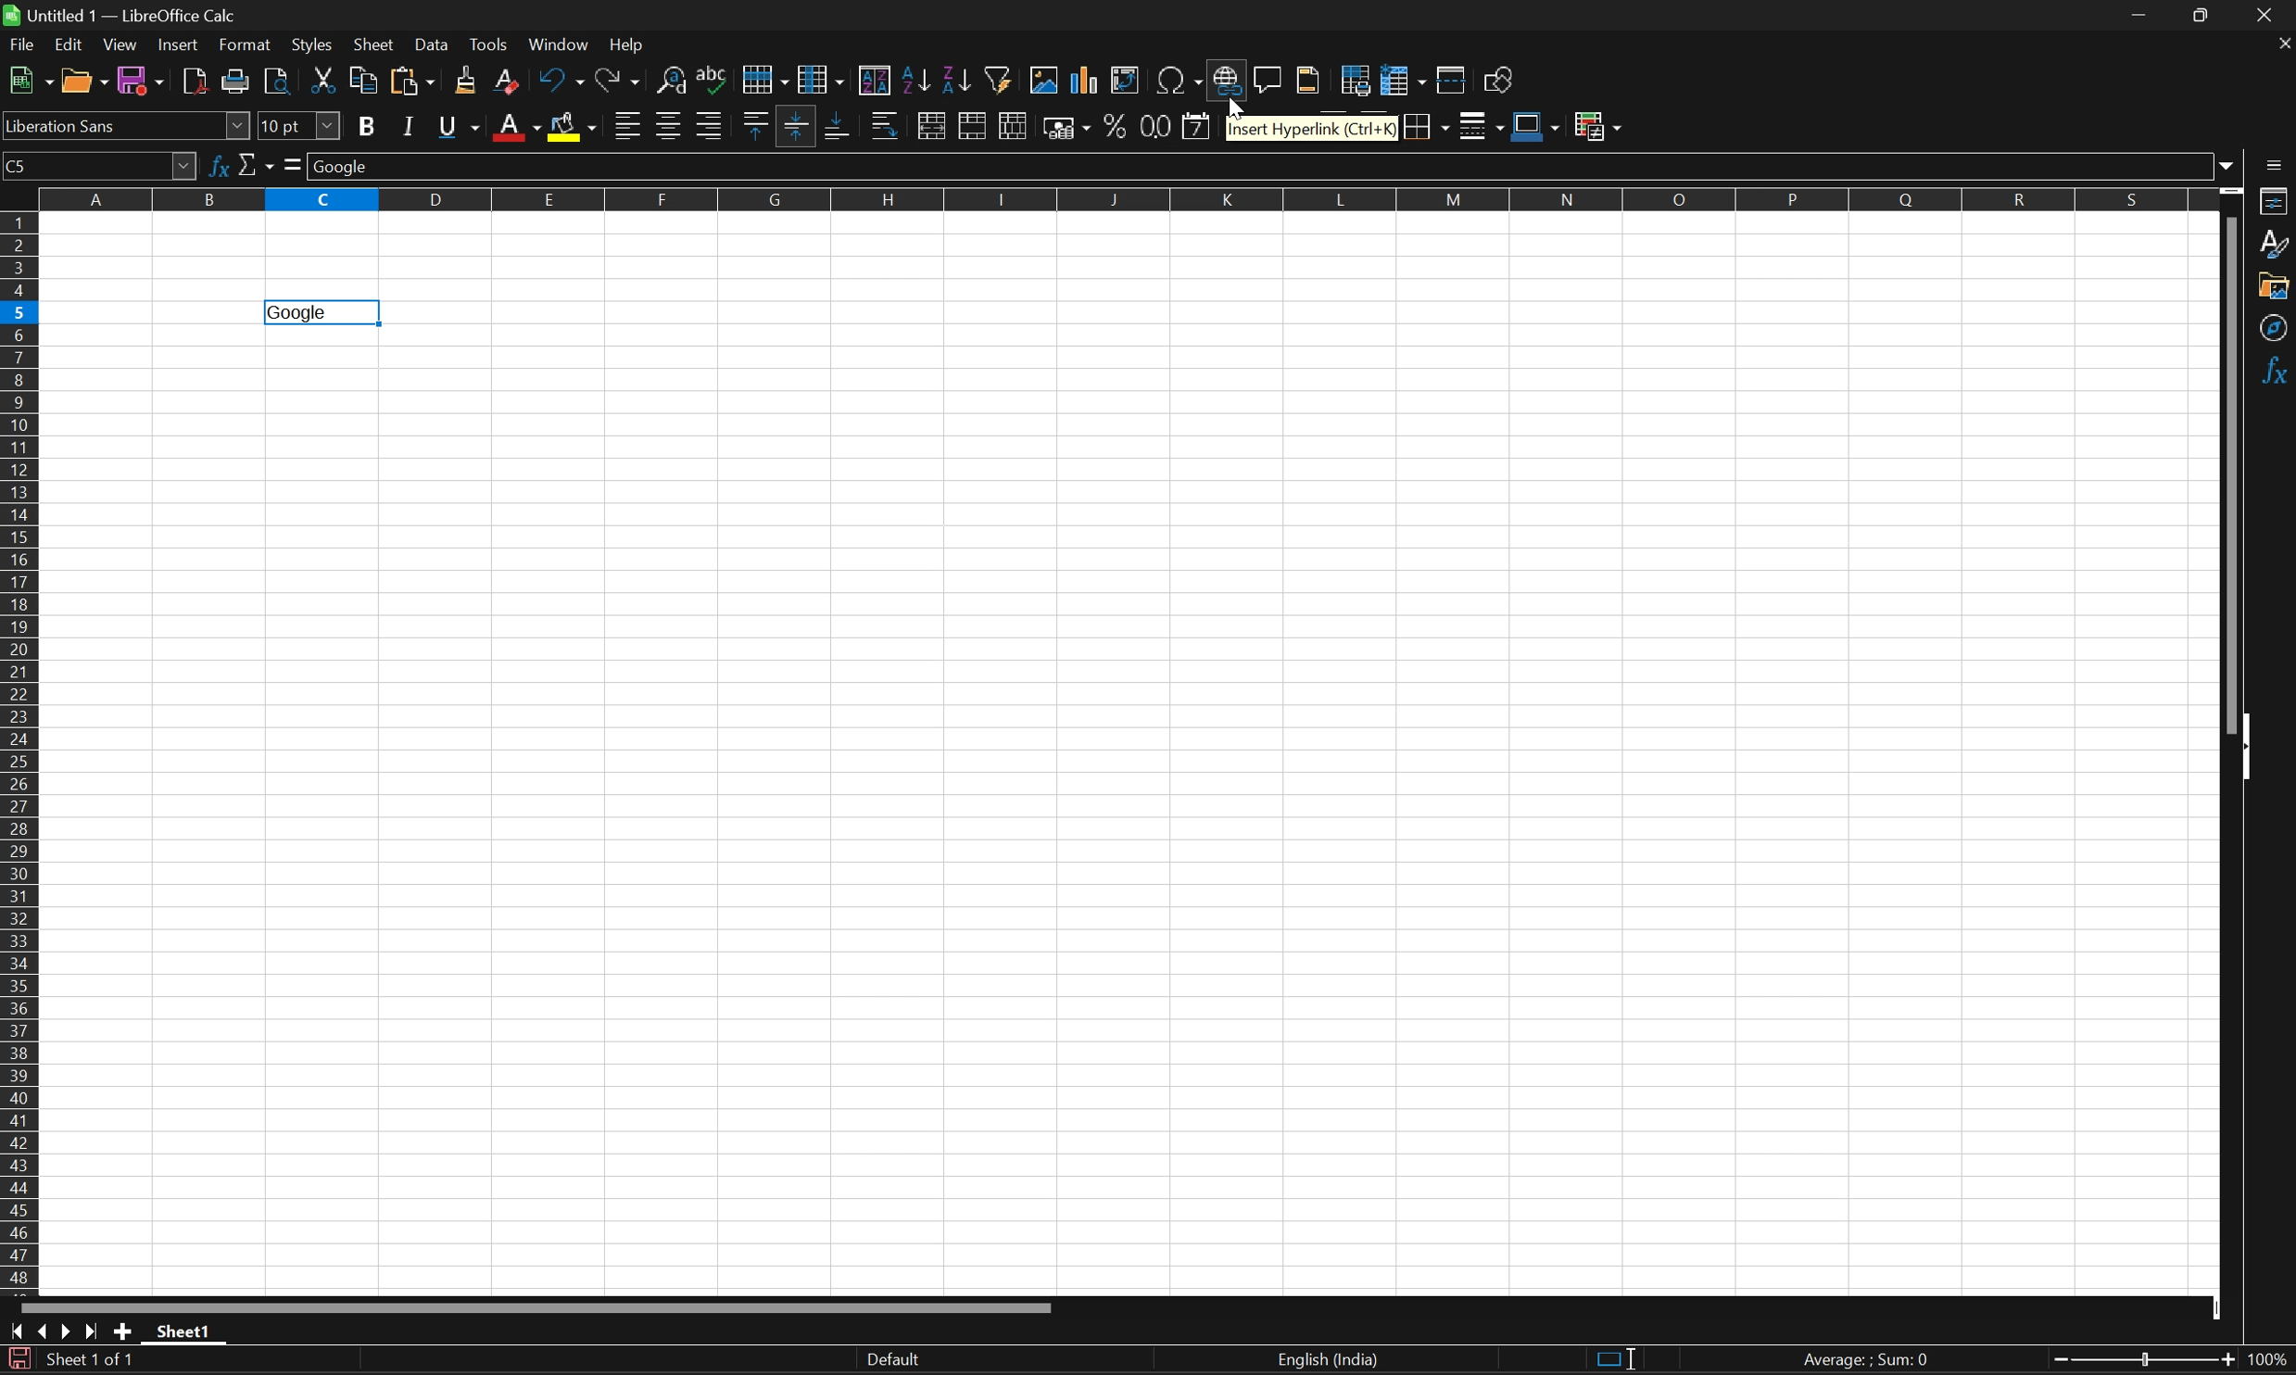 Image resolution: width=2296 pixels, height=1375 pixels. I want to click on Slider, so click(2142, 1362).